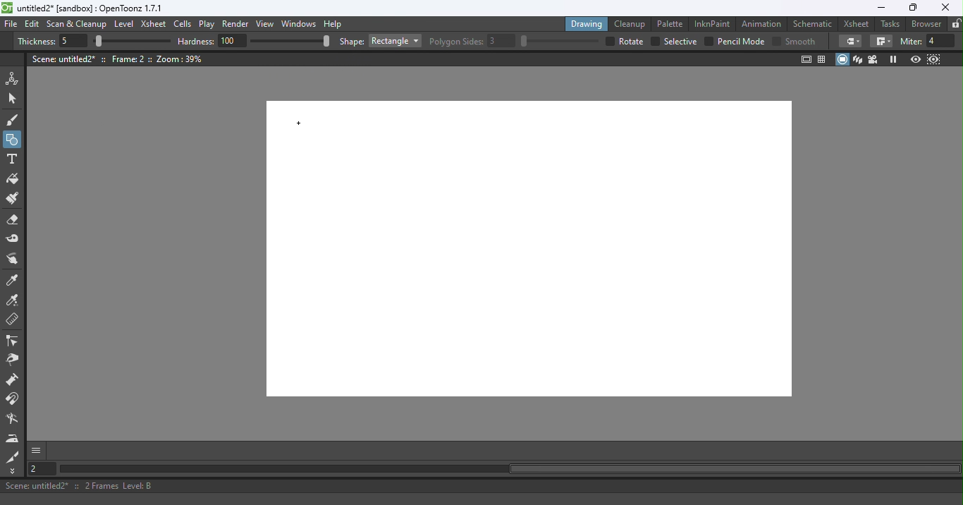  Describe the element at coordinates (119, 59) in the screenshot. I see `Canvas details` at that location.